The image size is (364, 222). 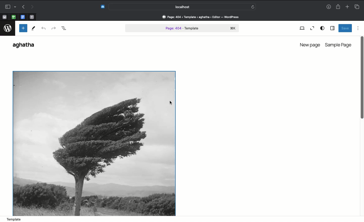 What do you see at coordinates (202, 17) in the screenshot?
I see `Address` at bounding box center [202, 17].